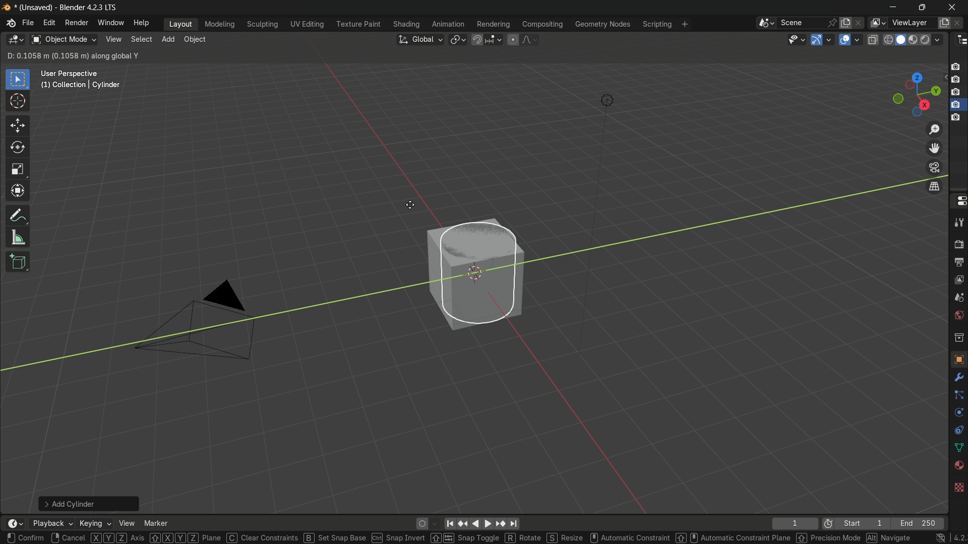  What do you see at coordinates (18, 191) in the screenshot?
I see `transform` at bounding box center [18, 191].